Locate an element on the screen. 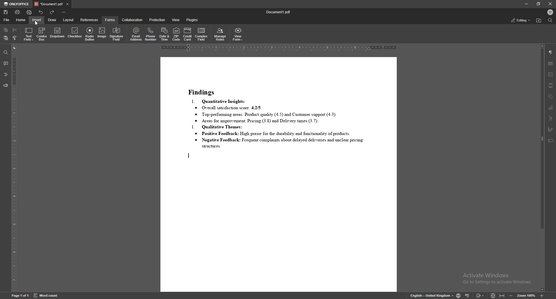  protection is located at coordinates (157, 20).